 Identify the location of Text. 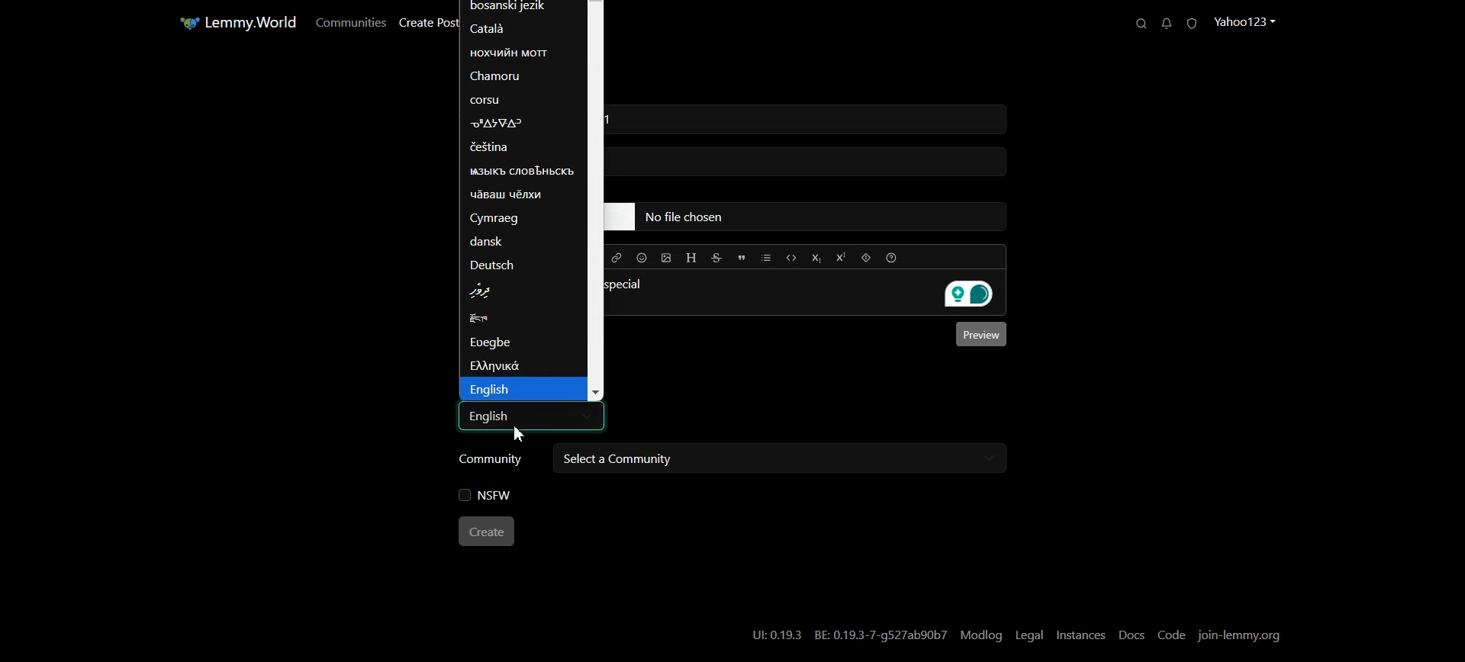
(497, 417).